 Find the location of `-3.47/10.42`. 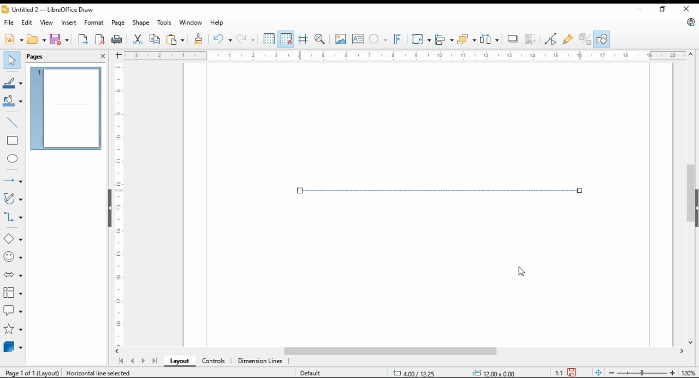

-3.47/10.42 is located at coordinates (415, 373).